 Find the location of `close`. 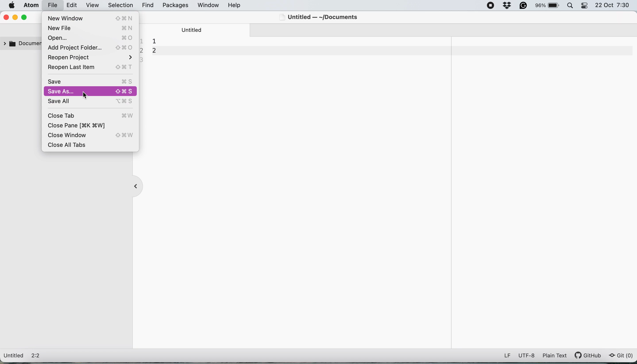

close is located at coordinates (5, 17).